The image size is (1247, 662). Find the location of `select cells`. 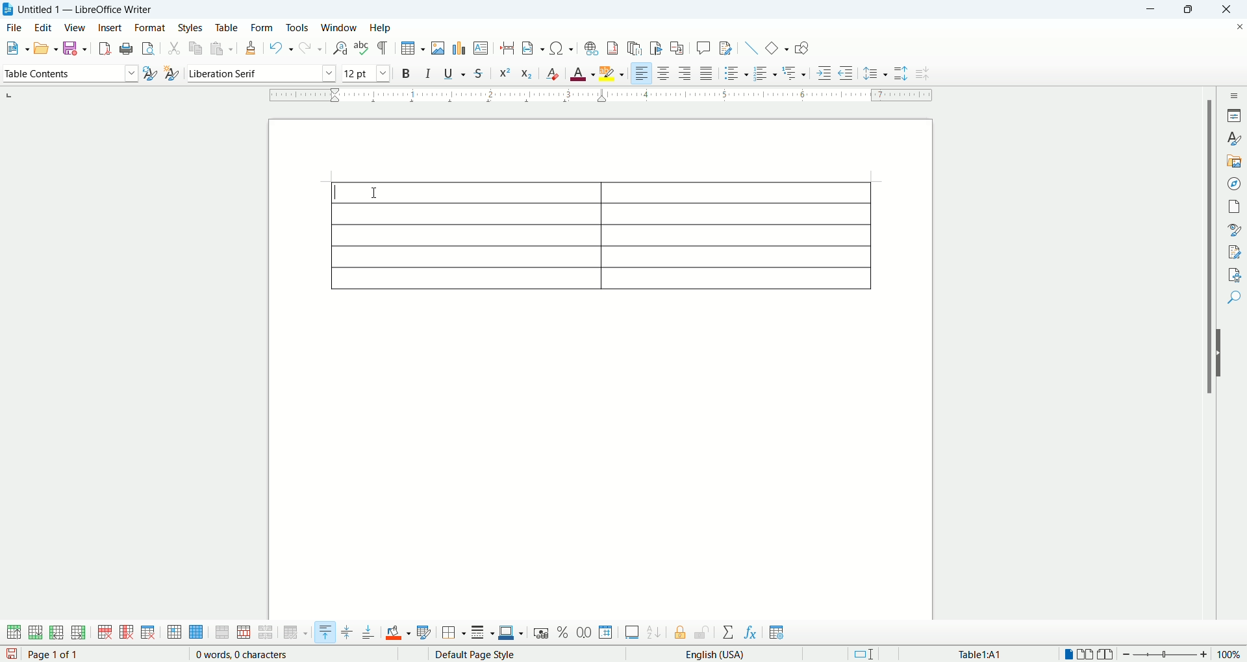

select cells is located at coordinates (174, 633).